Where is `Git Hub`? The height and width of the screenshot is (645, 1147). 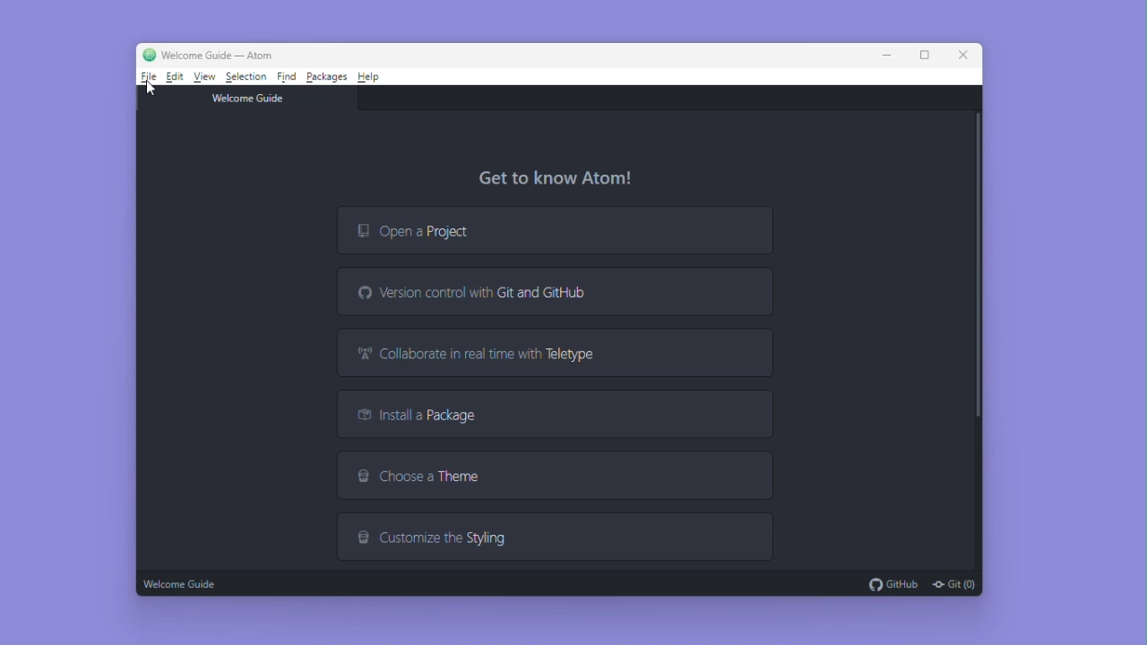
Git Hub is located at coordinates (893, 583).